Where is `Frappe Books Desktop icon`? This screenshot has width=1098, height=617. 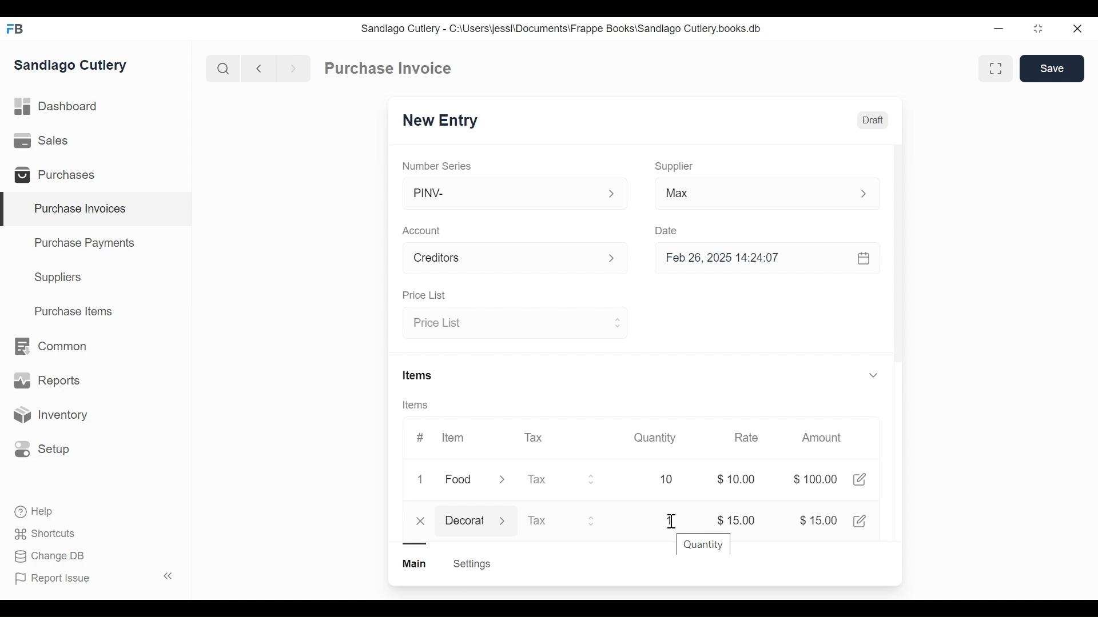
Frappe Books Desktop icon is located at coordinates (19, 30).